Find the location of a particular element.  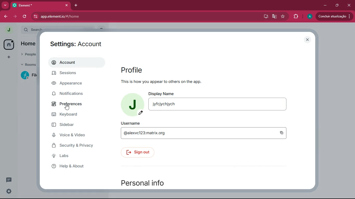

extensions is located at coordinates (295, 17).